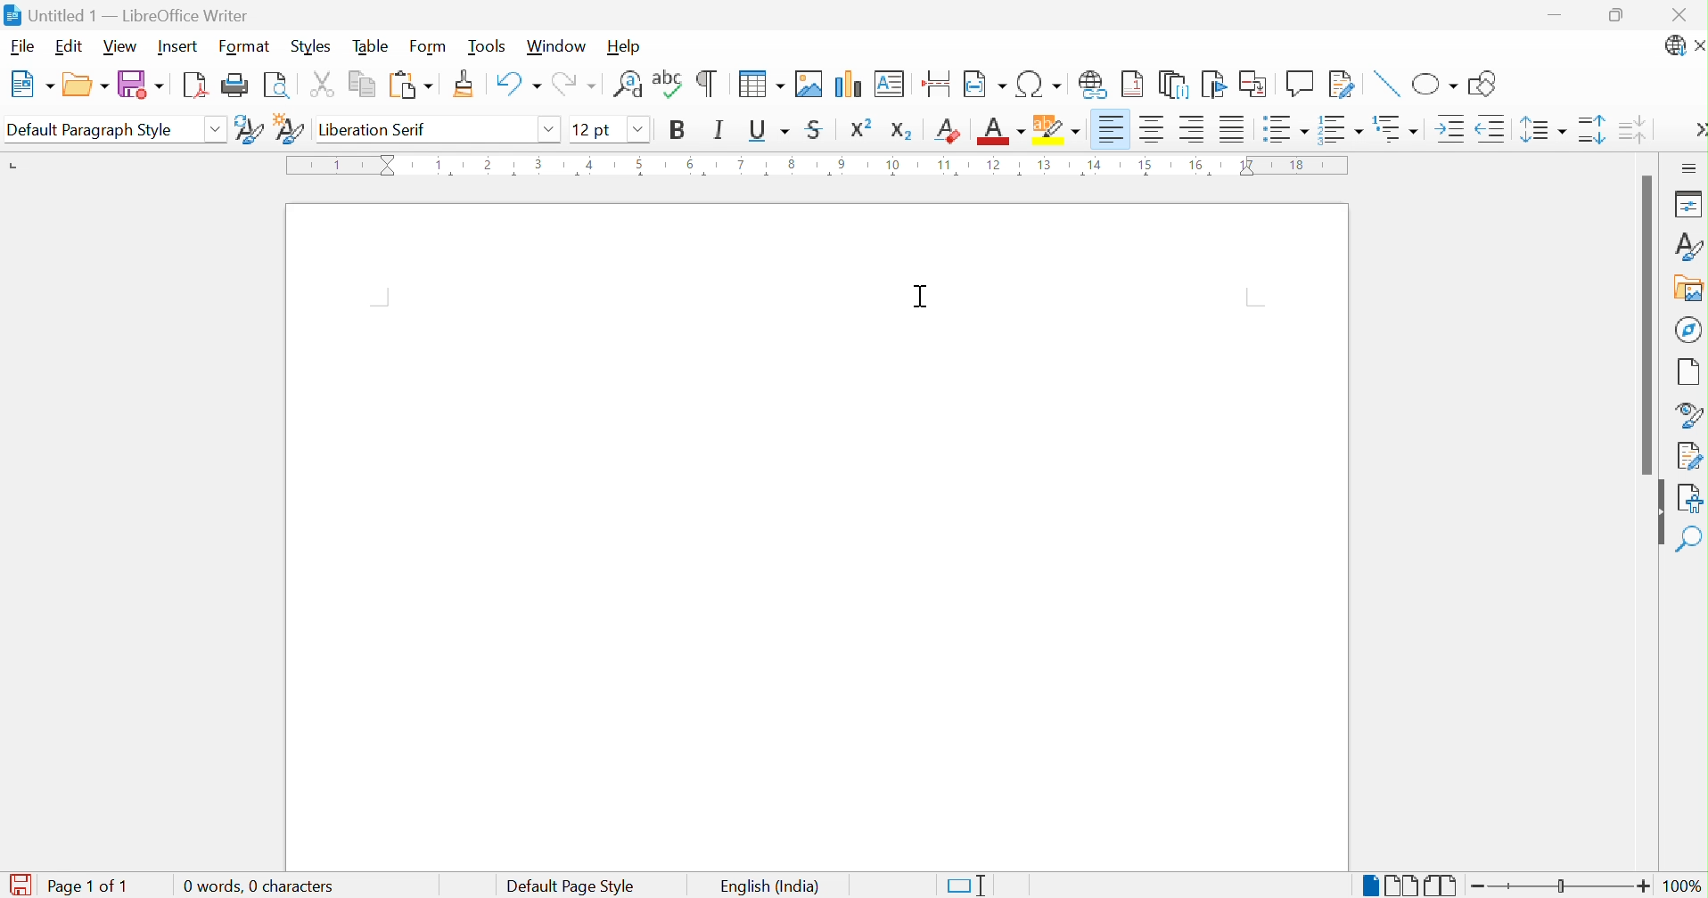 Image resolution: width=1708 pixels, height=898 pixels. What do you see at coordinates (1037, 84) in the screenshot?
I see `Insert special characters` at bounding box center [1037, 84].